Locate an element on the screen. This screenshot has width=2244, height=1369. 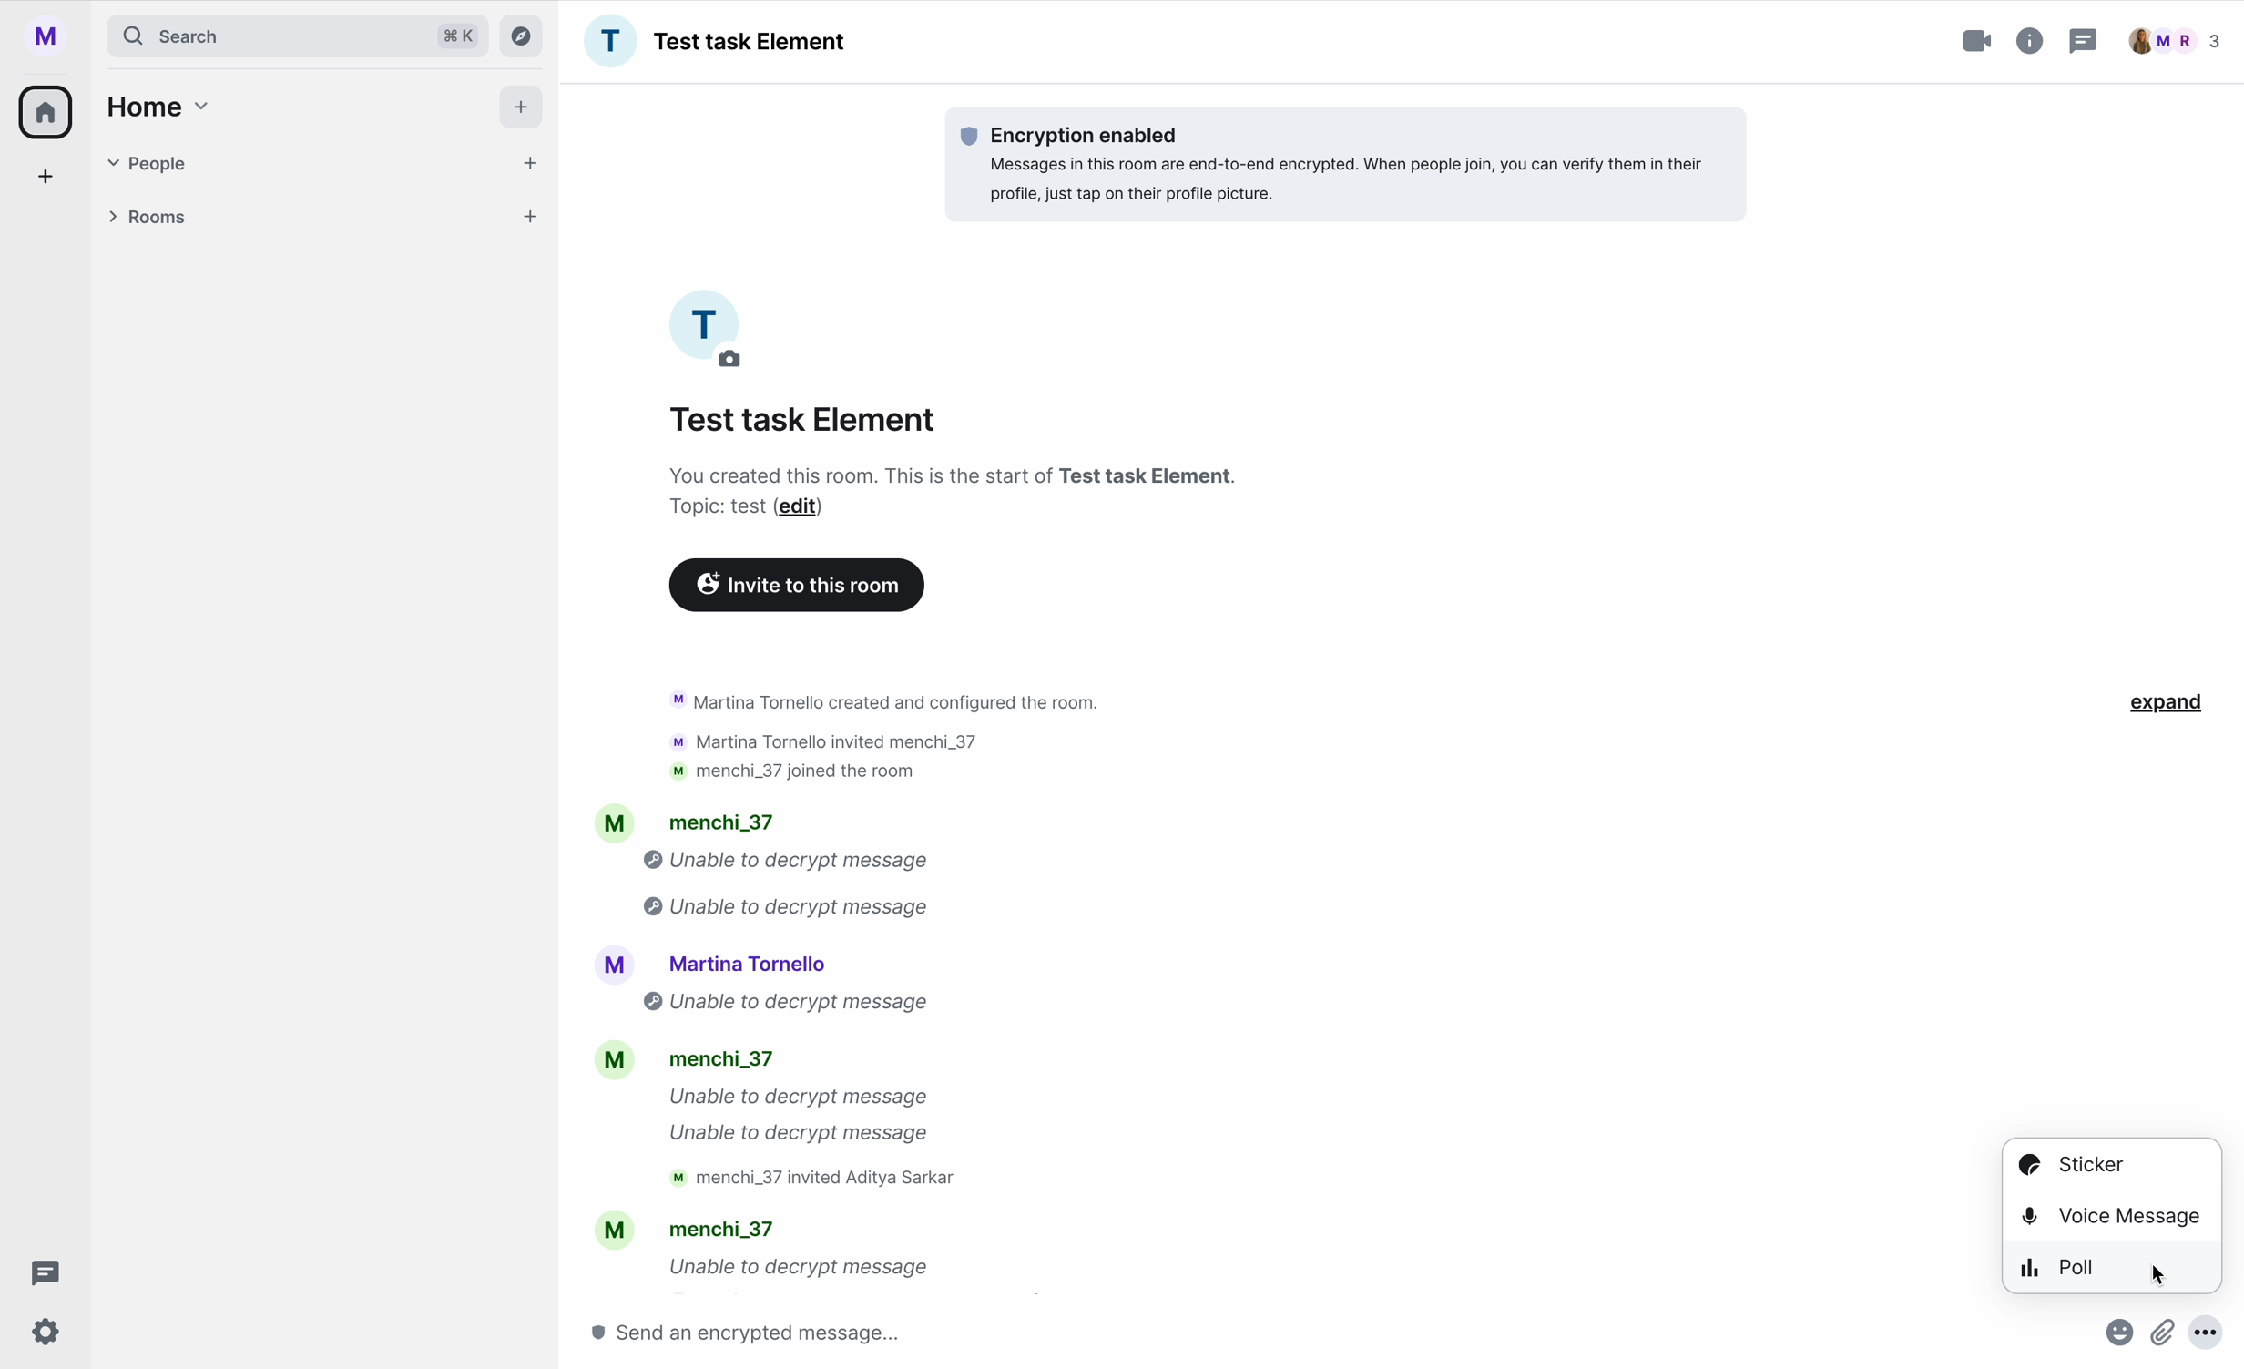
profile picture is located at coordinates (714, 329).